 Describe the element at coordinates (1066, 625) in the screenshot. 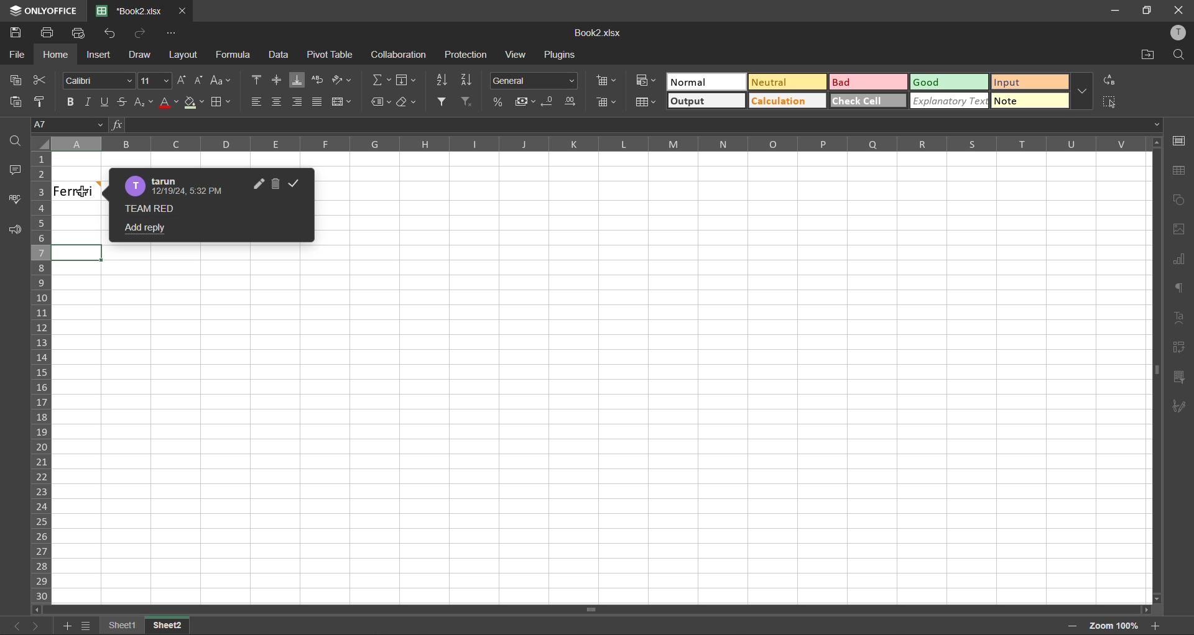

I see `zoom out` at that location.